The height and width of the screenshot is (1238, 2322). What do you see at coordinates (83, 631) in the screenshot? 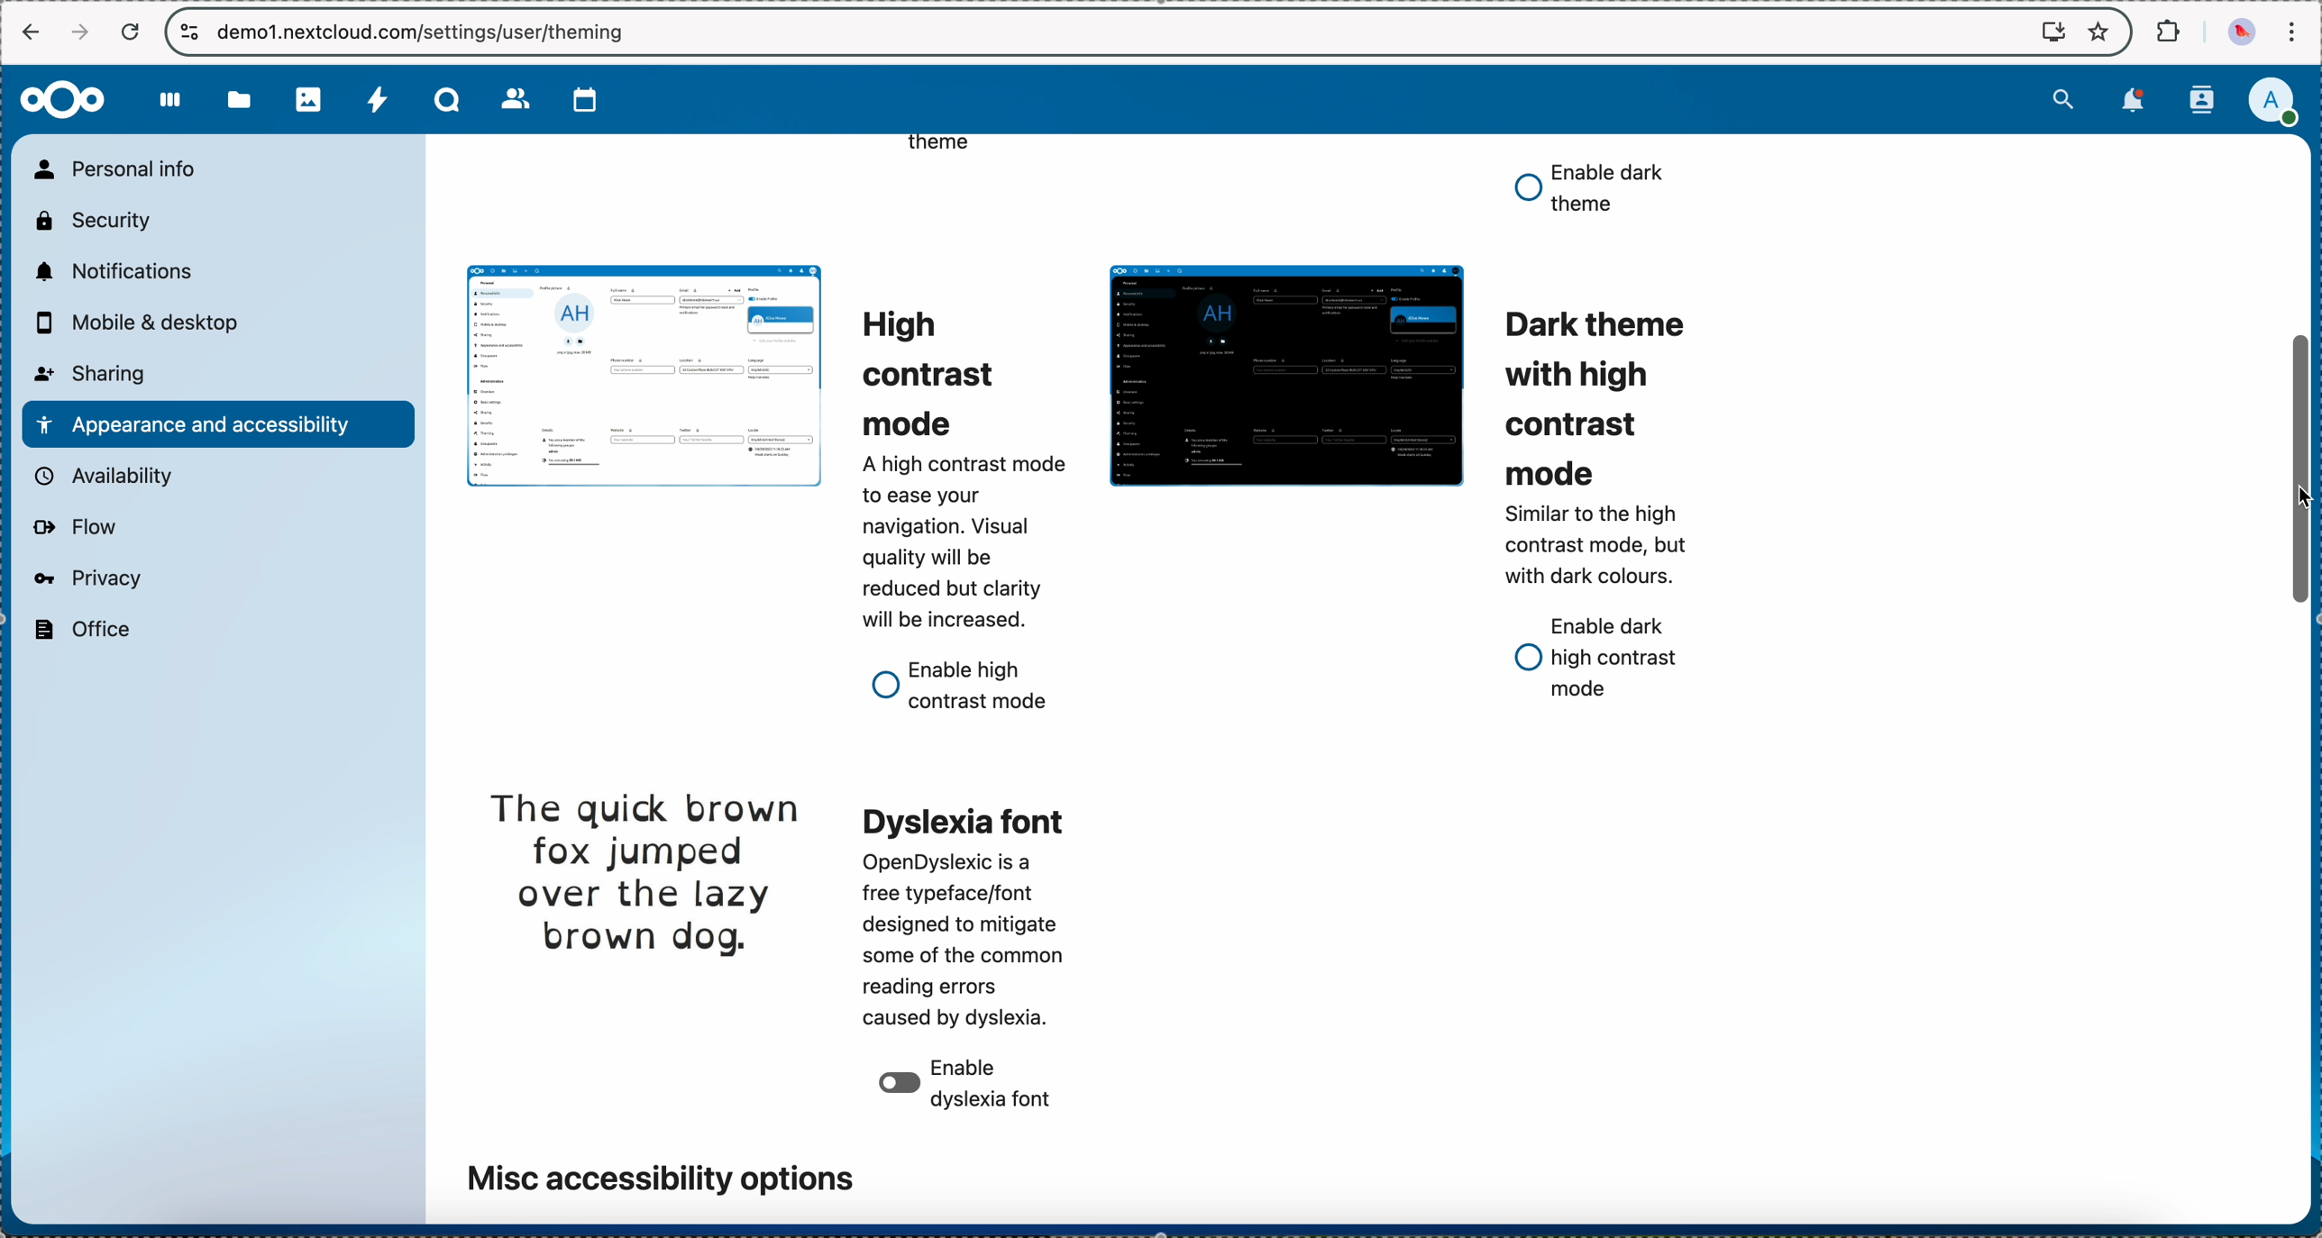
I see `office` at bounding box center [83, 631].